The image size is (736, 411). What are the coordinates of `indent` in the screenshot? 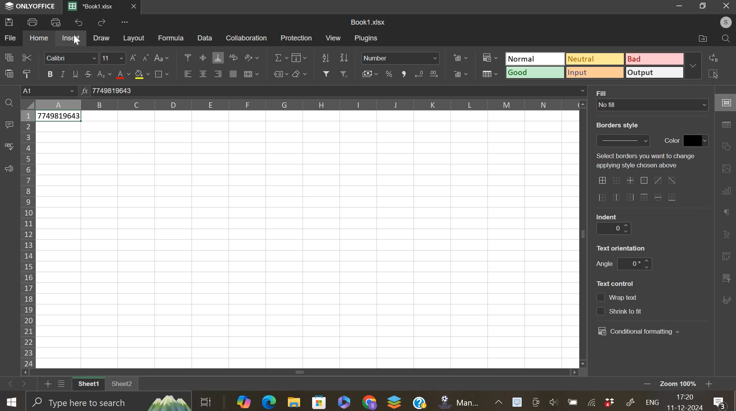 It's located at (613, 229).